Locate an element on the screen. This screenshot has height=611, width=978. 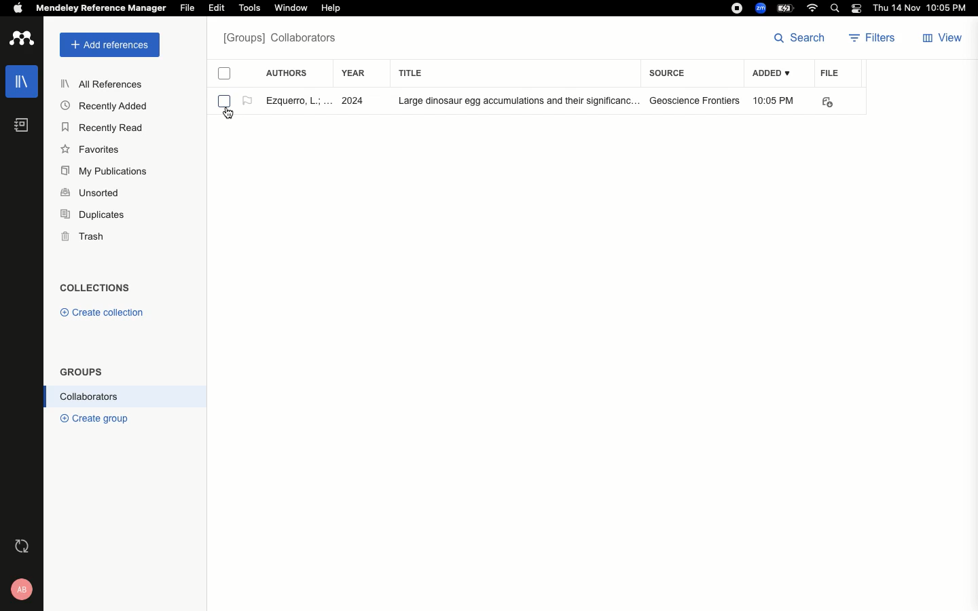
Year is located at coordinates (360, 74).